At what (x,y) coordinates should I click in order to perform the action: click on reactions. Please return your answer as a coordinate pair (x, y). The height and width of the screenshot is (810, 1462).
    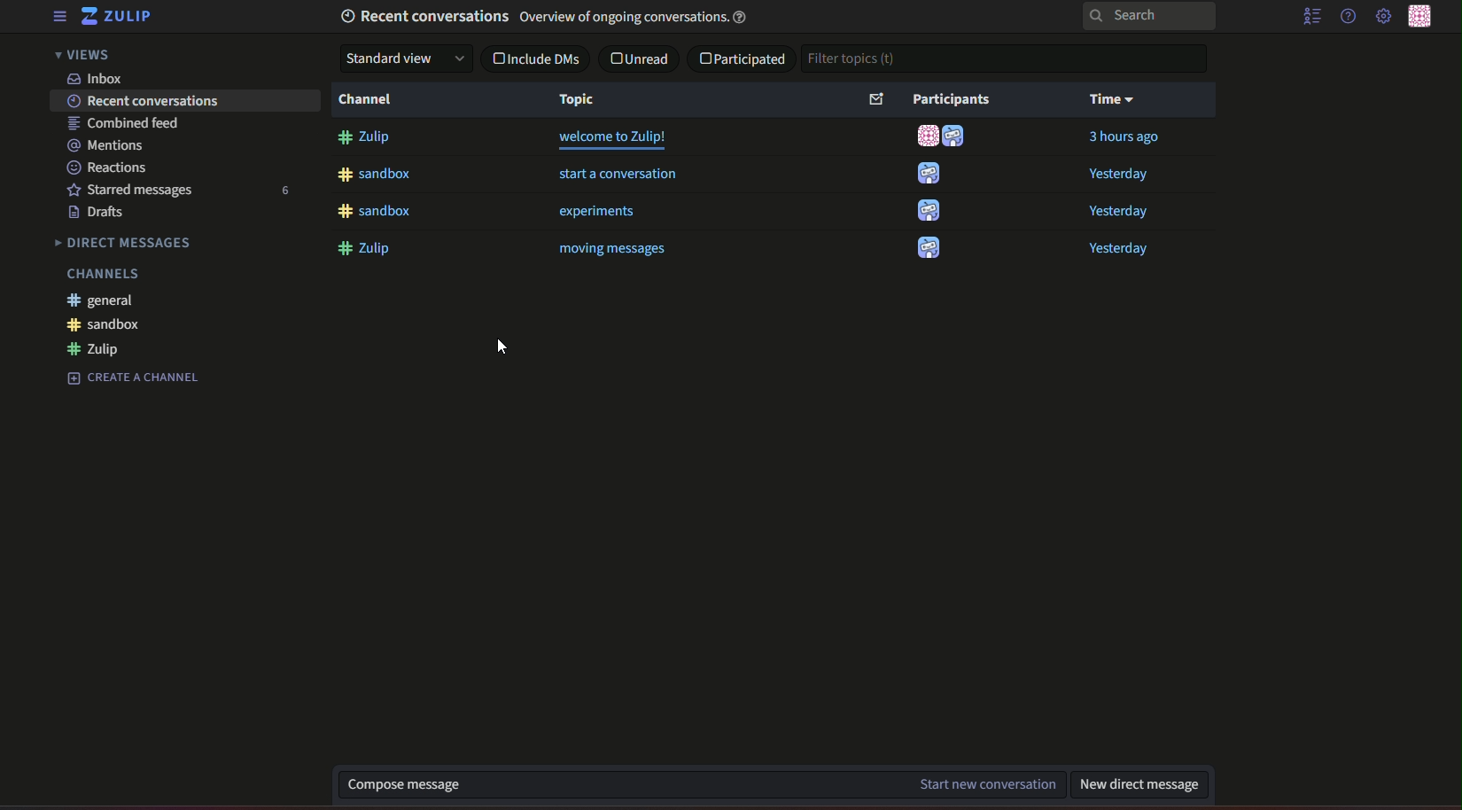
    Looking at the image, I should click on (108, 167).